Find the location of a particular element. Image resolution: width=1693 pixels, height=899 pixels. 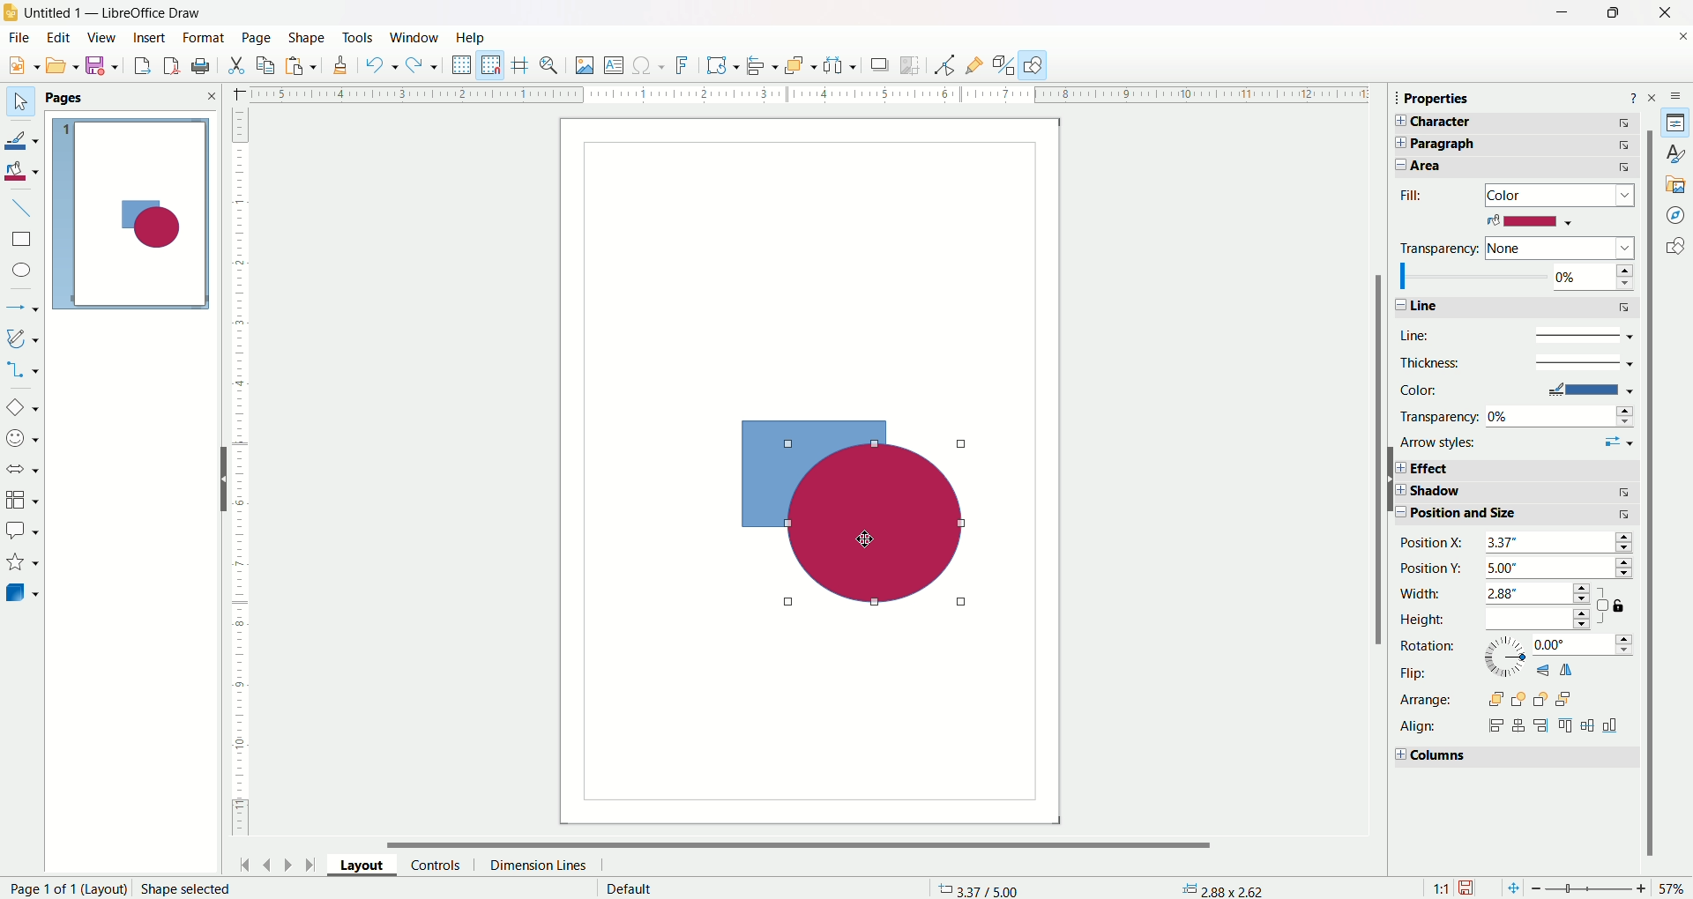

arrow style is located at coordinates (1518, 443).